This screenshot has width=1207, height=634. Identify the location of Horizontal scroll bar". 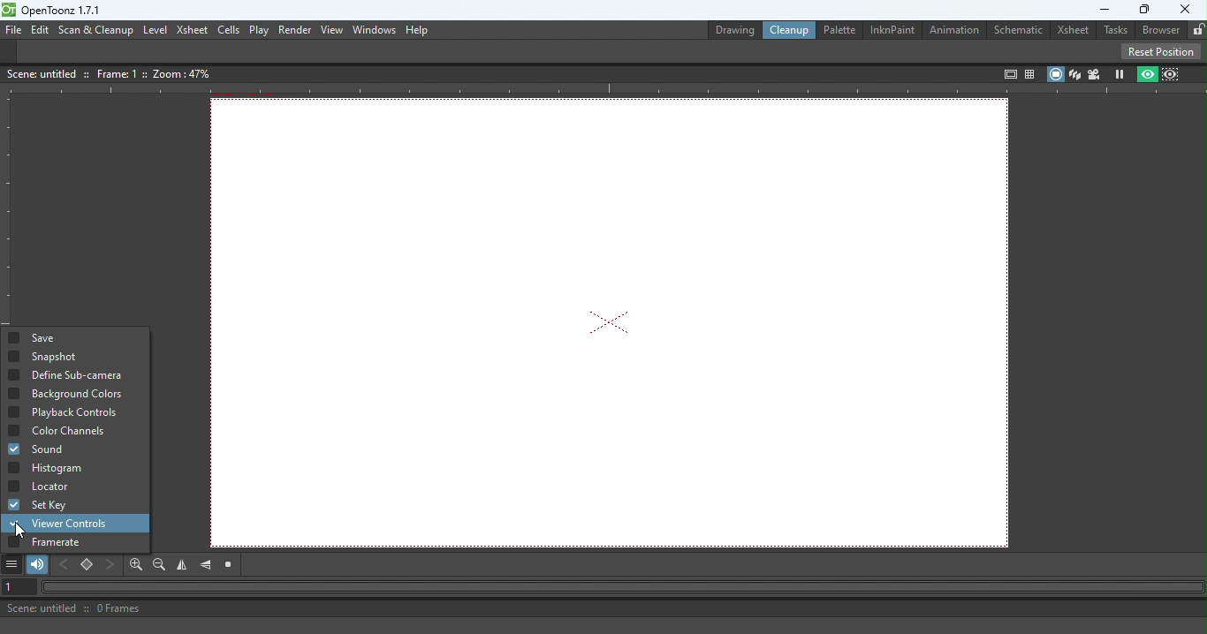
(619, 587).